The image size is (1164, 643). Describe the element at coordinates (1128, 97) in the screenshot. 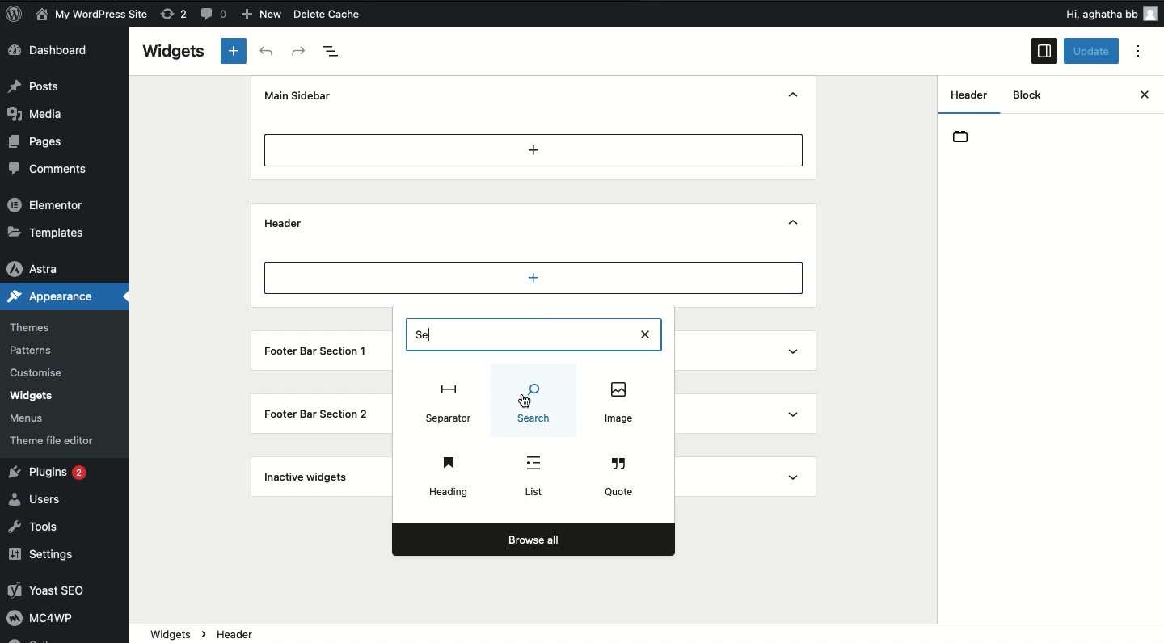

I see `Close` at that location.